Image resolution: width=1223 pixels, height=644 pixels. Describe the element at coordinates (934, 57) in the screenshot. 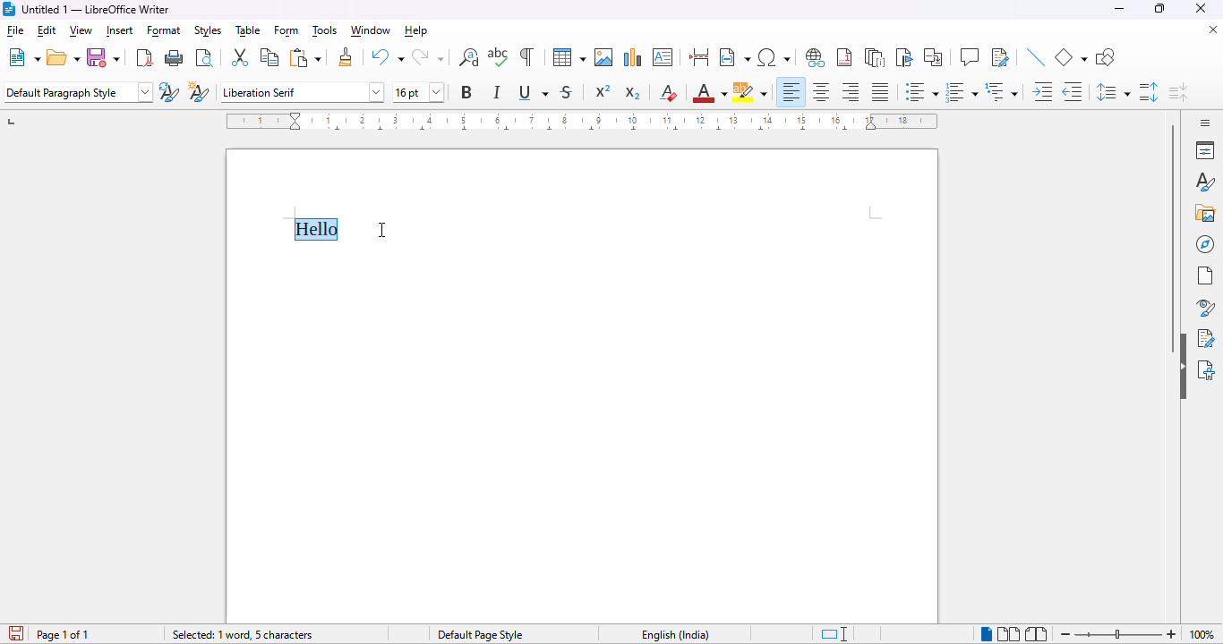

I see `insert cross-reference` at that location.